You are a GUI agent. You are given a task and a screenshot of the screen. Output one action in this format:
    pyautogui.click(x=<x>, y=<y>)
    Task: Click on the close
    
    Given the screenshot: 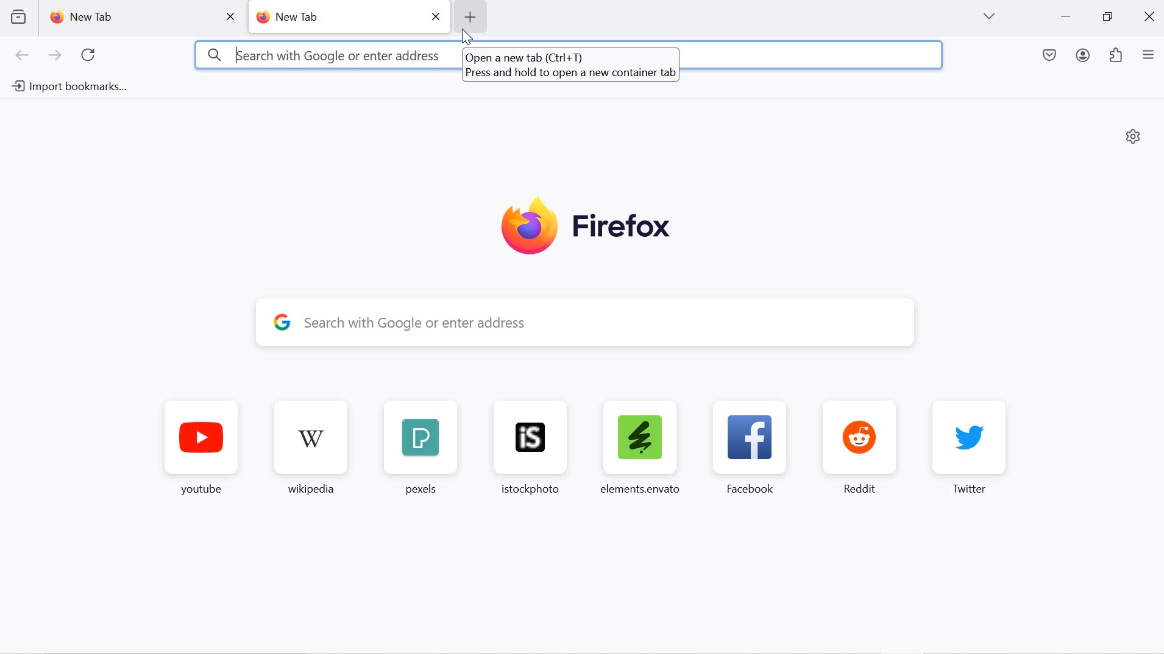 What is the action you would take?
    pyautogui.click(x=435, y=16)
    